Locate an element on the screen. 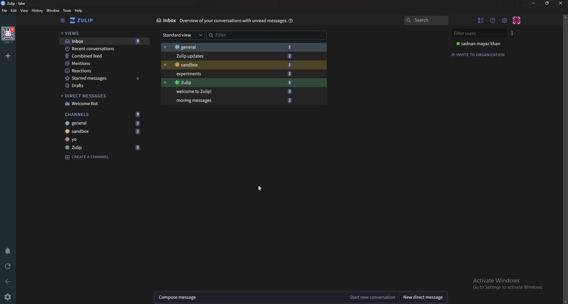  New direct message is located at coordinates (423, 297).